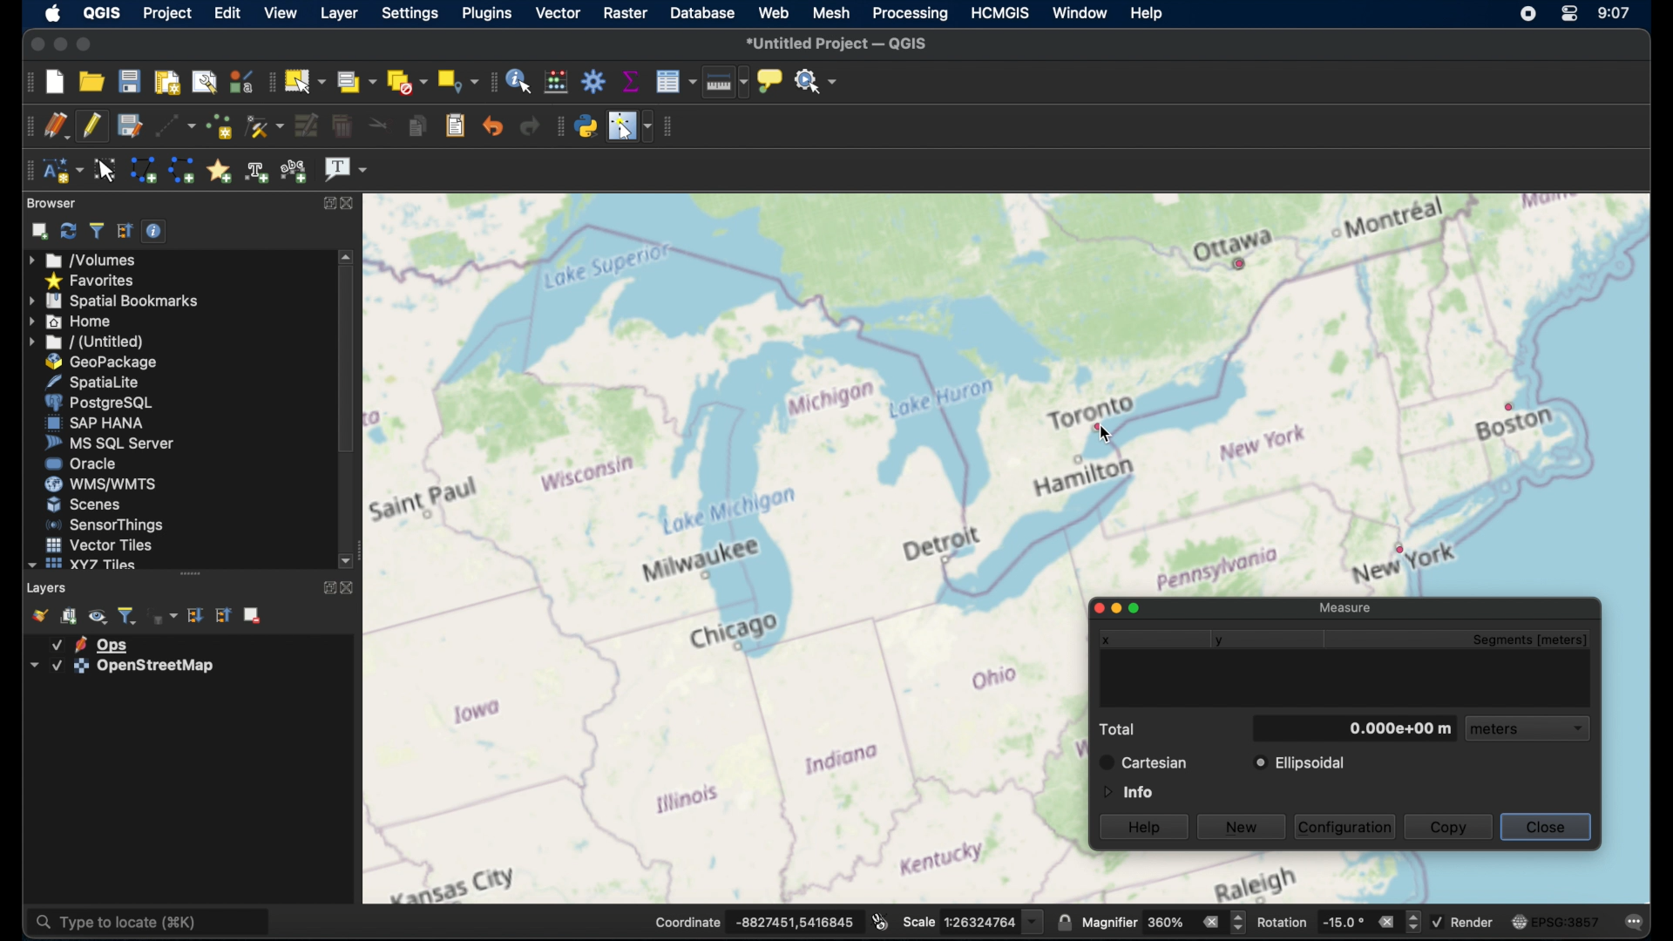  Describe the element at coordinates (181, 170) in the screenshot. I see `create line annotation` at that location.